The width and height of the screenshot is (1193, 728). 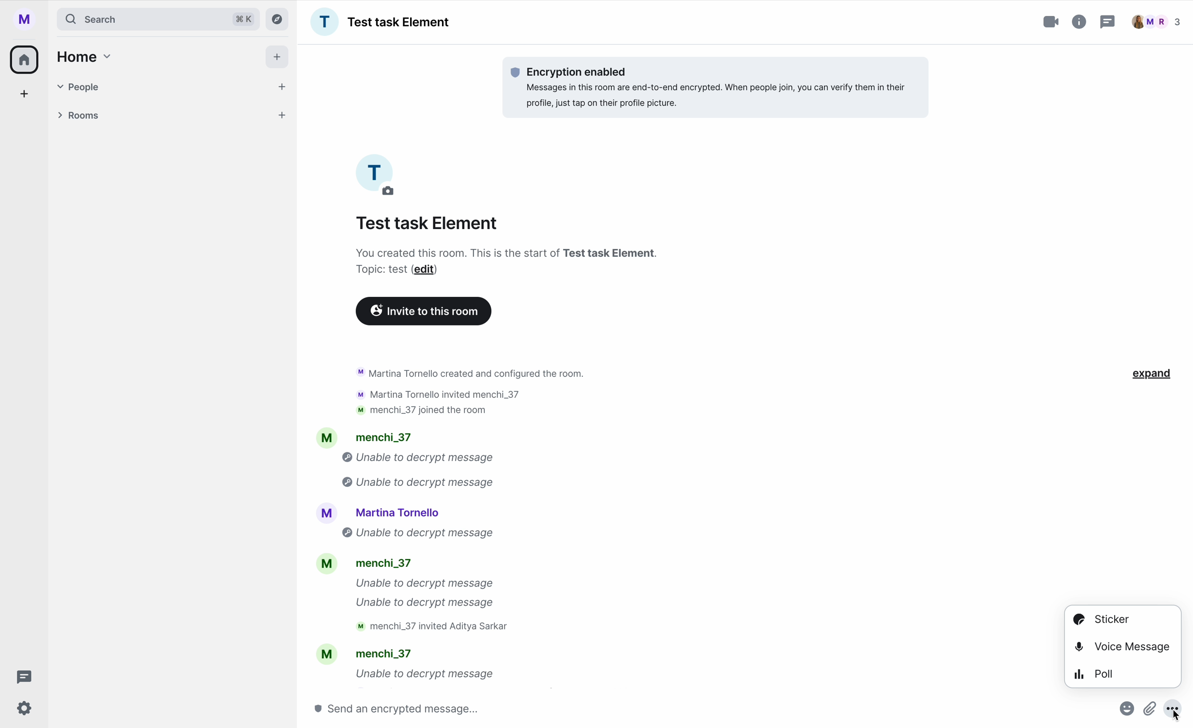 What do you see at coordinates (1123, 644) in the screenshot?
I see `voice message` at bounding box center [1123, 644].